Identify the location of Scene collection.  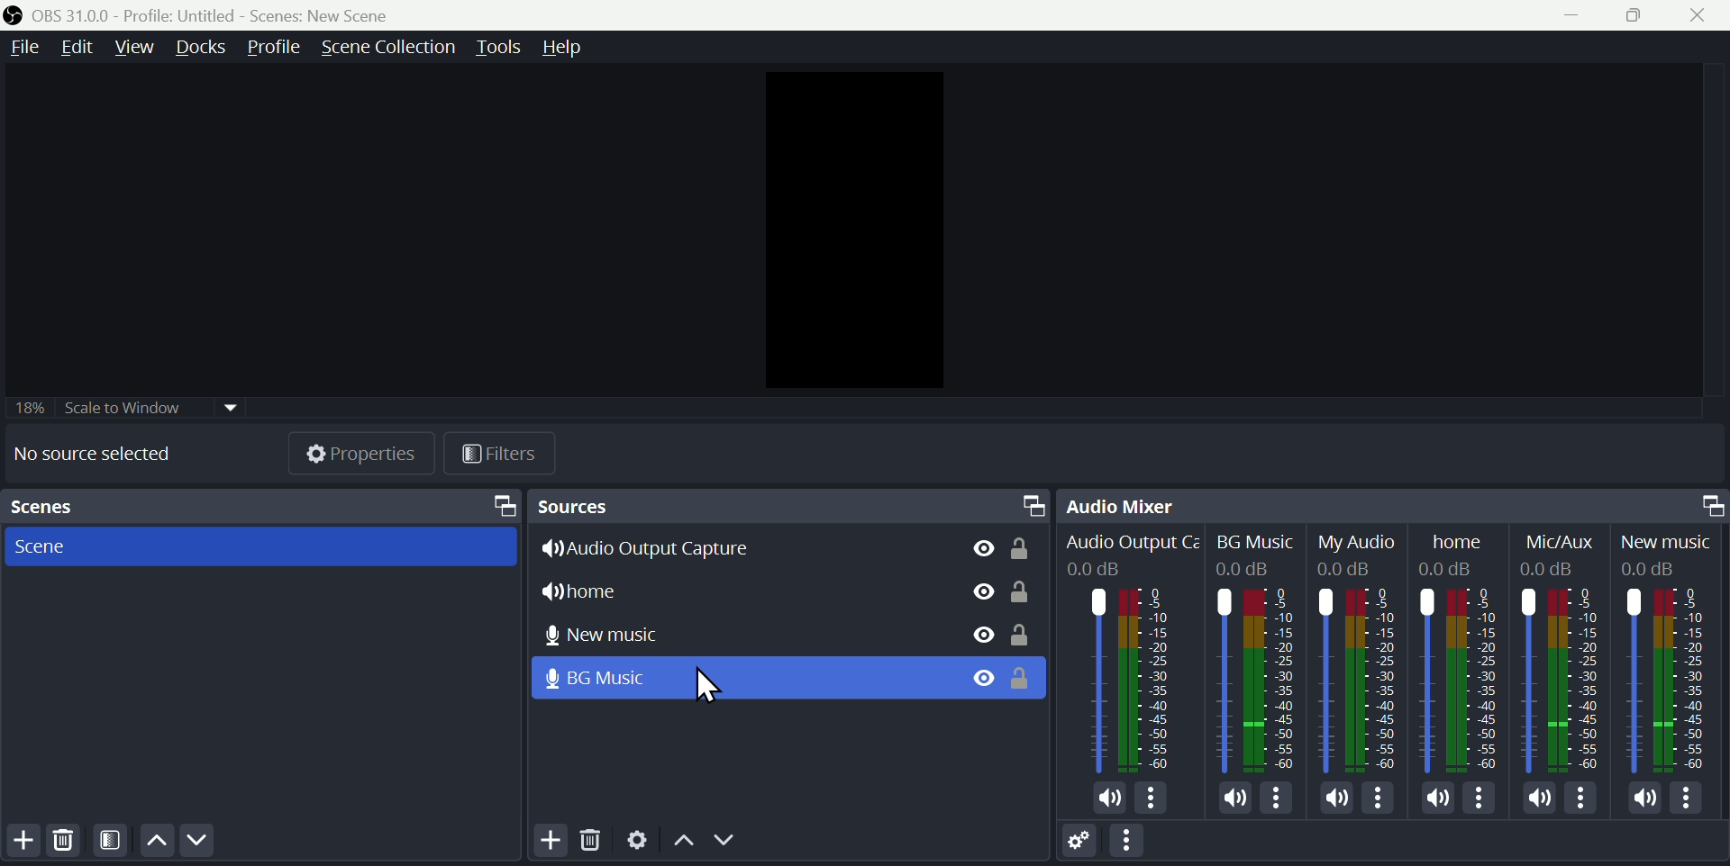
(392, 44).